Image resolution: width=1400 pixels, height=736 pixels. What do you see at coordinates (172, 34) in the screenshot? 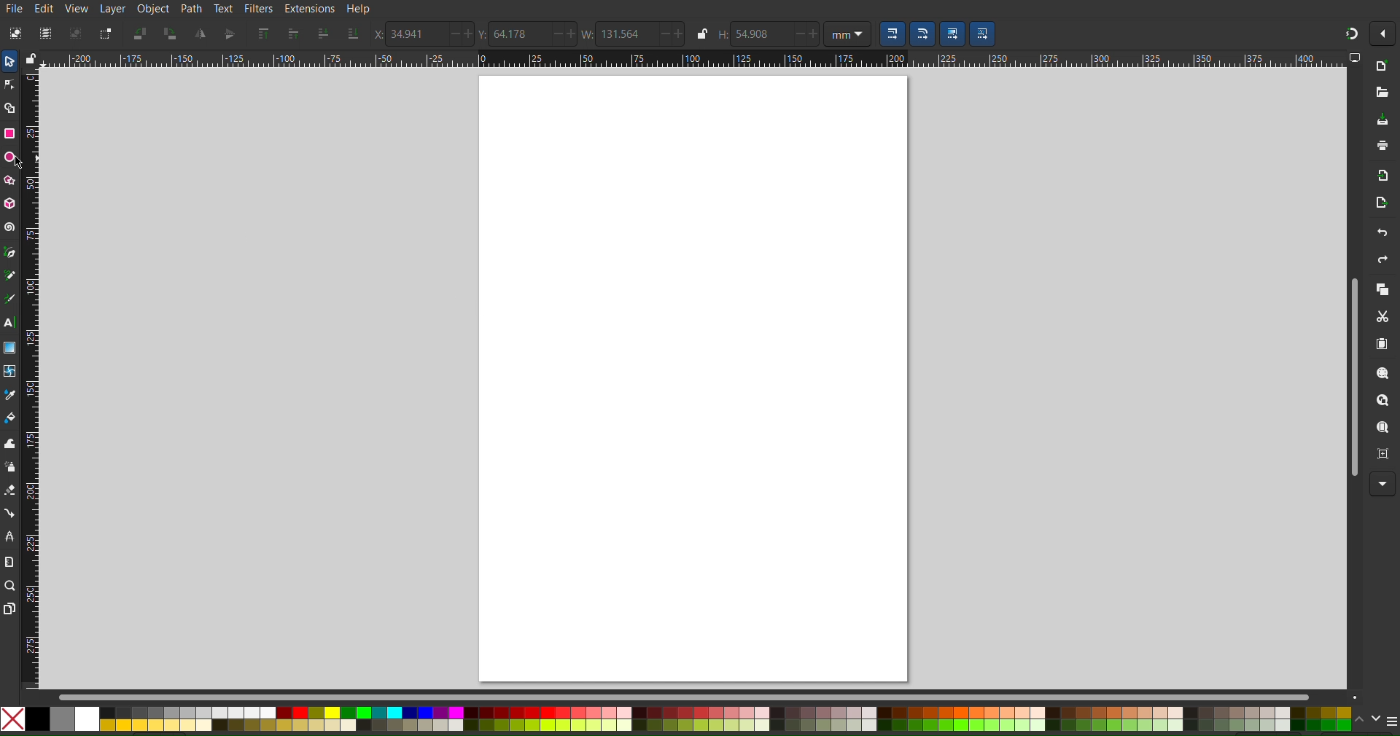
I see `Rotate CW` at bounding box center [172, 34].